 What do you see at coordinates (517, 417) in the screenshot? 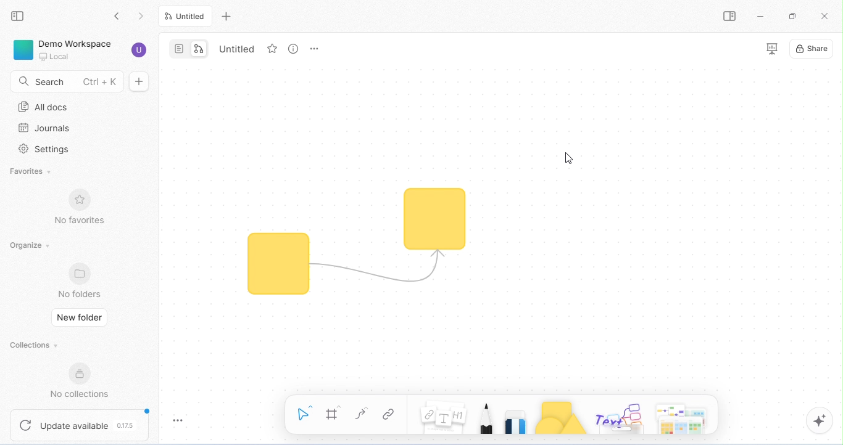
I see `eraser` at bounding box center [517, 417].